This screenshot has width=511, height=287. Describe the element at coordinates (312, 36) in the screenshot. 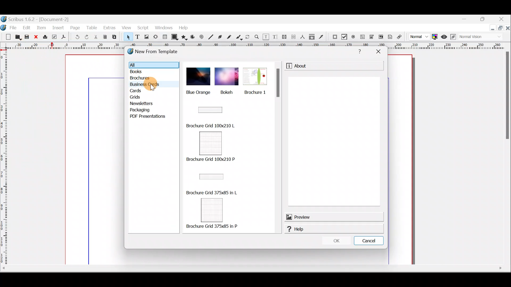

I see `Copy item properties` at that location.